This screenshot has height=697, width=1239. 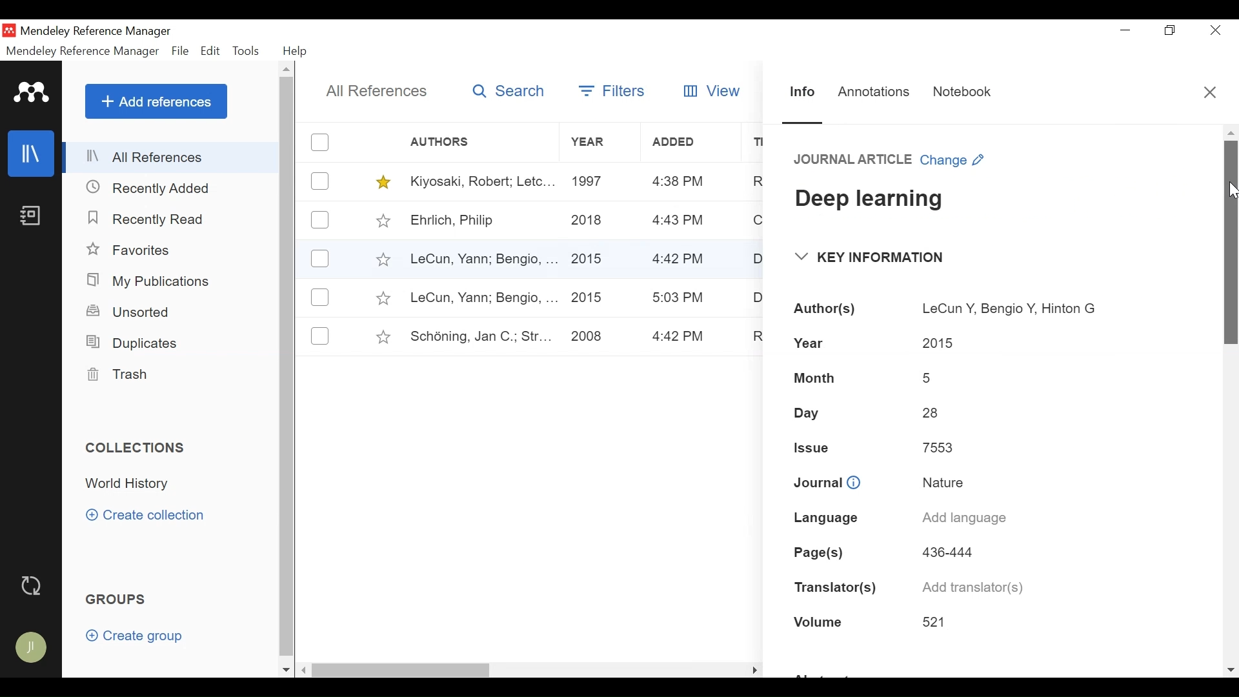 I want to click on 5:03 PM, so click(x=679, y=298).